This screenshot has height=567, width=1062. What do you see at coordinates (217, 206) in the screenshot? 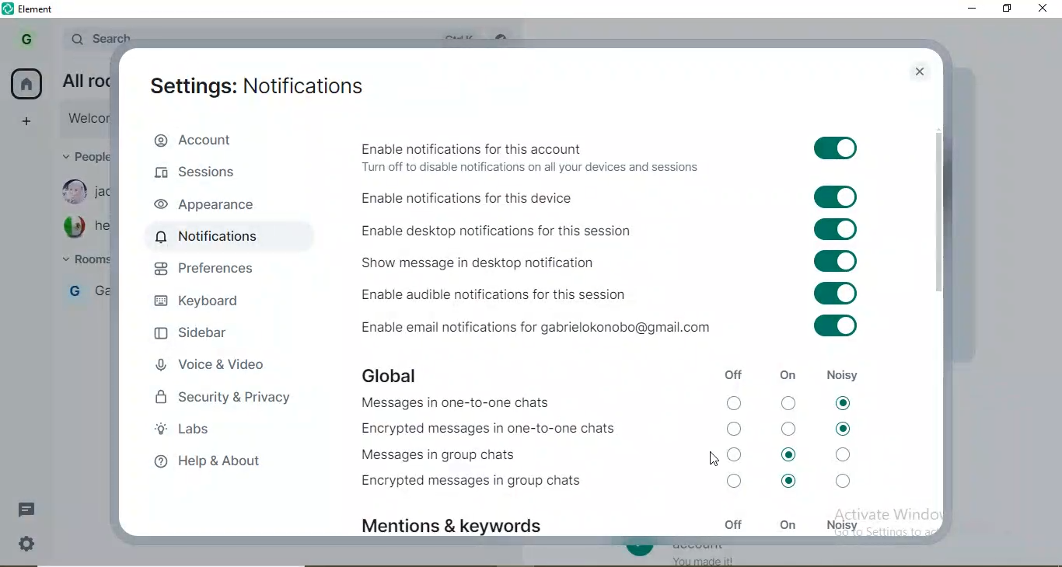
I see `appearances` at bounding box center [217, 206].